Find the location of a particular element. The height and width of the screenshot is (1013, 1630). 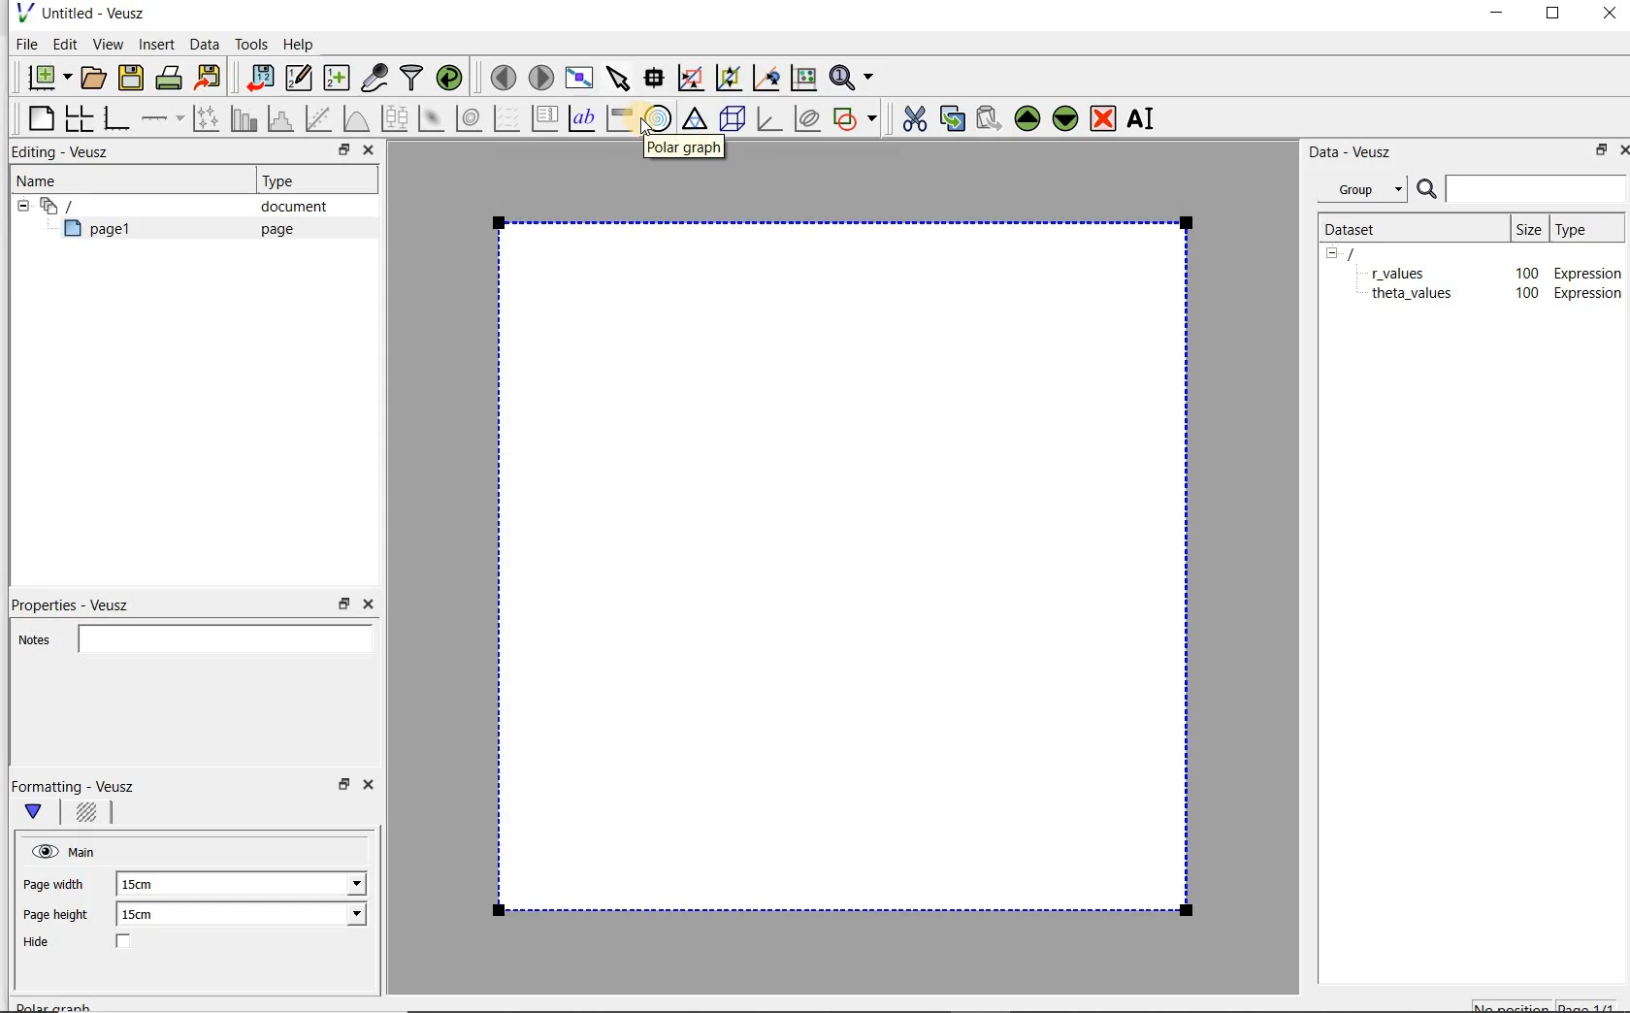

Notes is located at coordinates (189, 637).